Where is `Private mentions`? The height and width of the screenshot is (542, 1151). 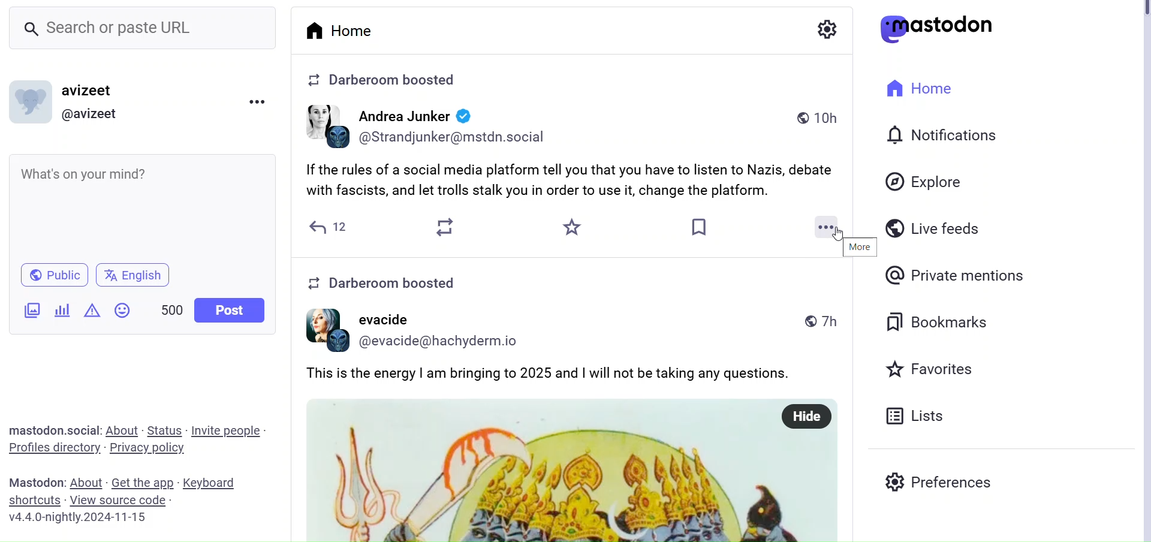
Private mentions is located at coordinates (956, 275).